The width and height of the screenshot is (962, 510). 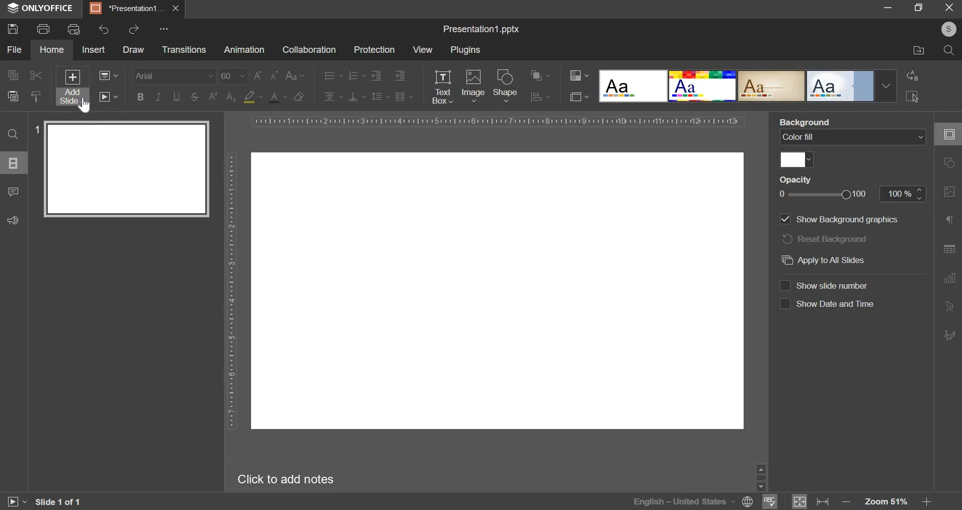 I want to click on character settings, so click(x=951, y=222).